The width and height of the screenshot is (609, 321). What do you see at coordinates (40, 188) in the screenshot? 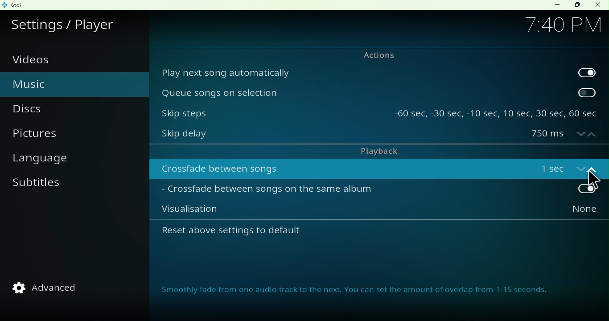
I see `Subtitles` at bounding box center [40, 188].